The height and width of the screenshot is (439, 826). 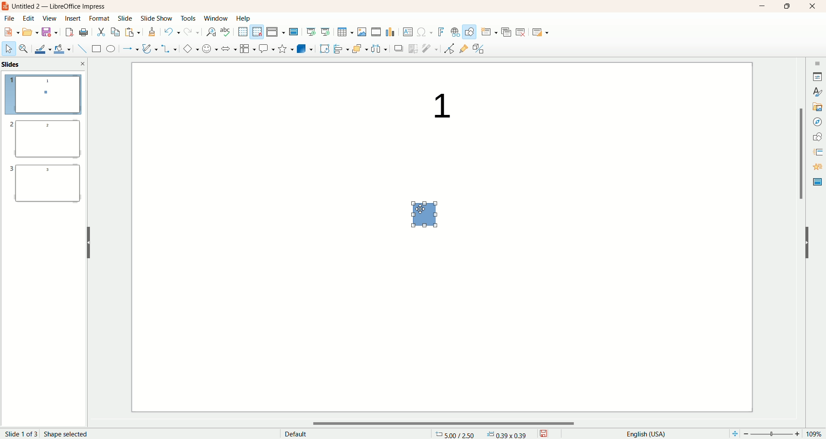 I want to click on fontwork text, so click(x=440, y=31).